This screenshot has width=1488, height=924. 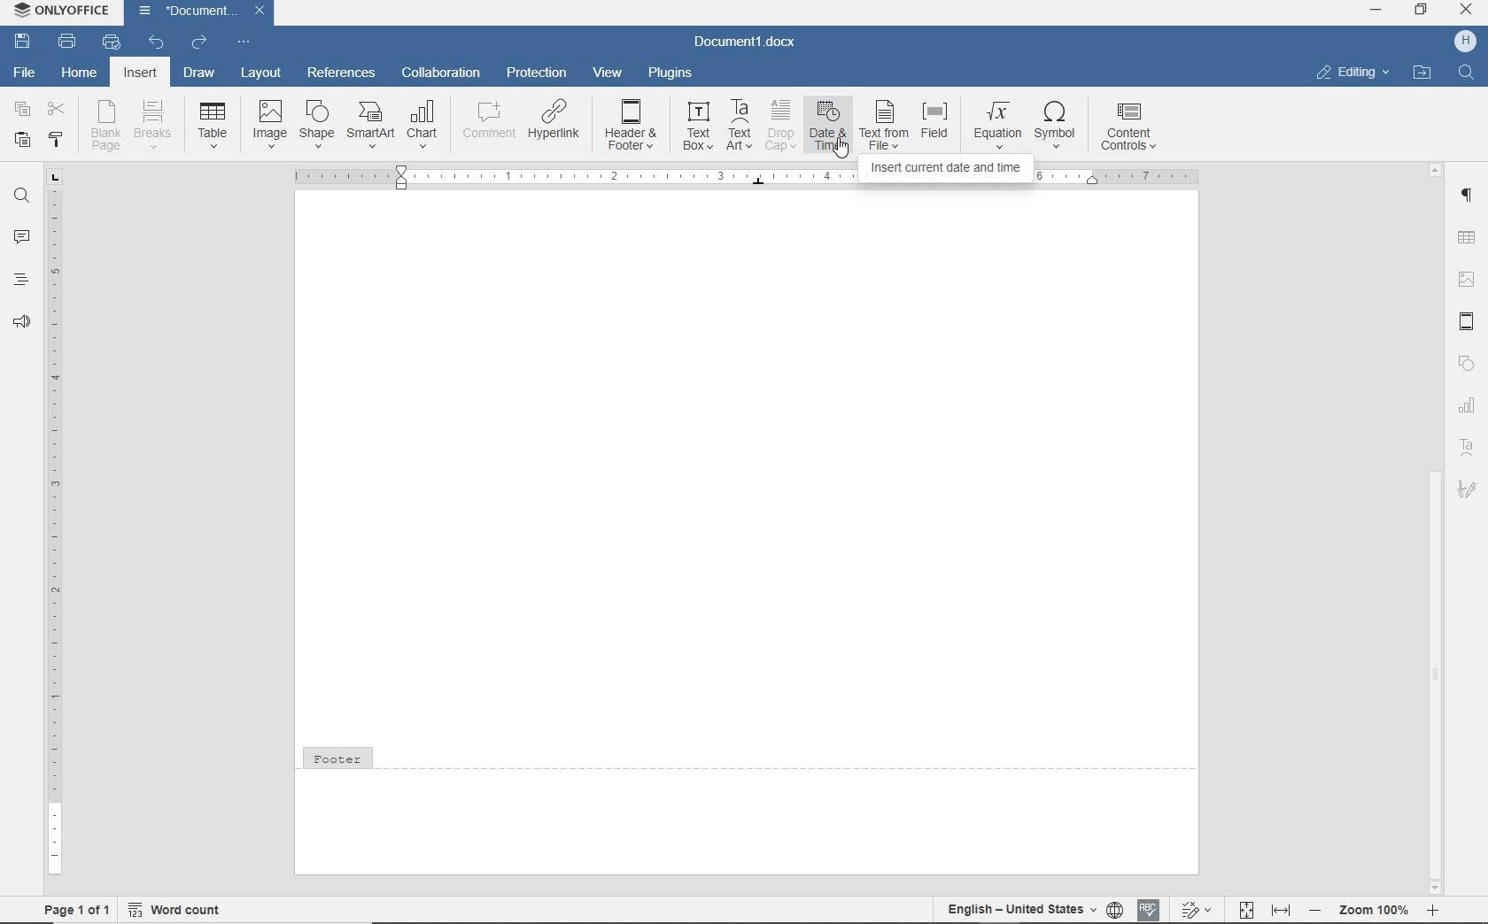 What do you see at coordinates (1150, 912) in the screenshot?
I see `spell check` at bounding box center [1150, 912].